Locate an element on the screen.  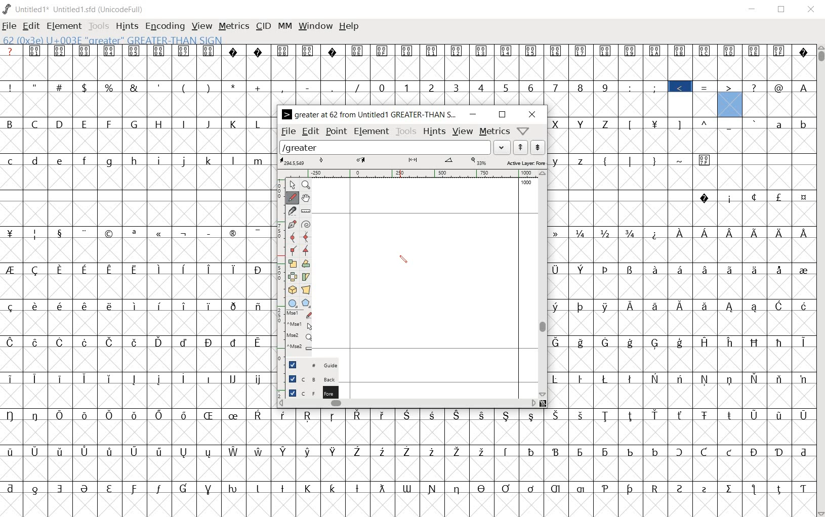
glyphs is located at coordinates (135, 277).